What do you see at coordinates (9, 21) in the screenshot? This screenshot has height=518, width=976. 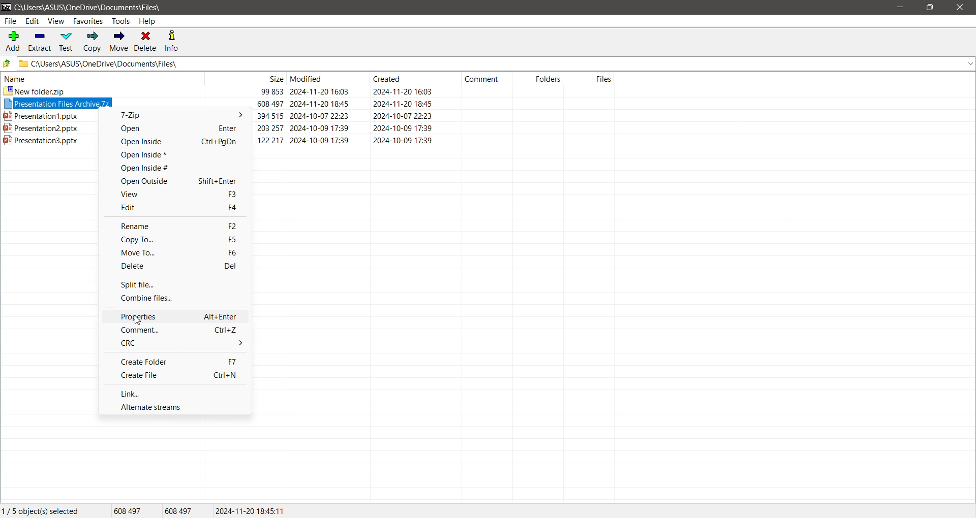 I see `File` at bounding box center [9, 21].